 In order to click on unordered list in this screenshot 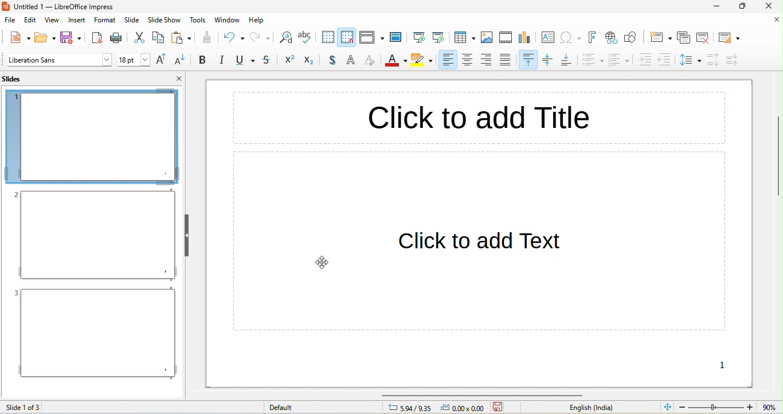, I will do `click(593, 61)`.